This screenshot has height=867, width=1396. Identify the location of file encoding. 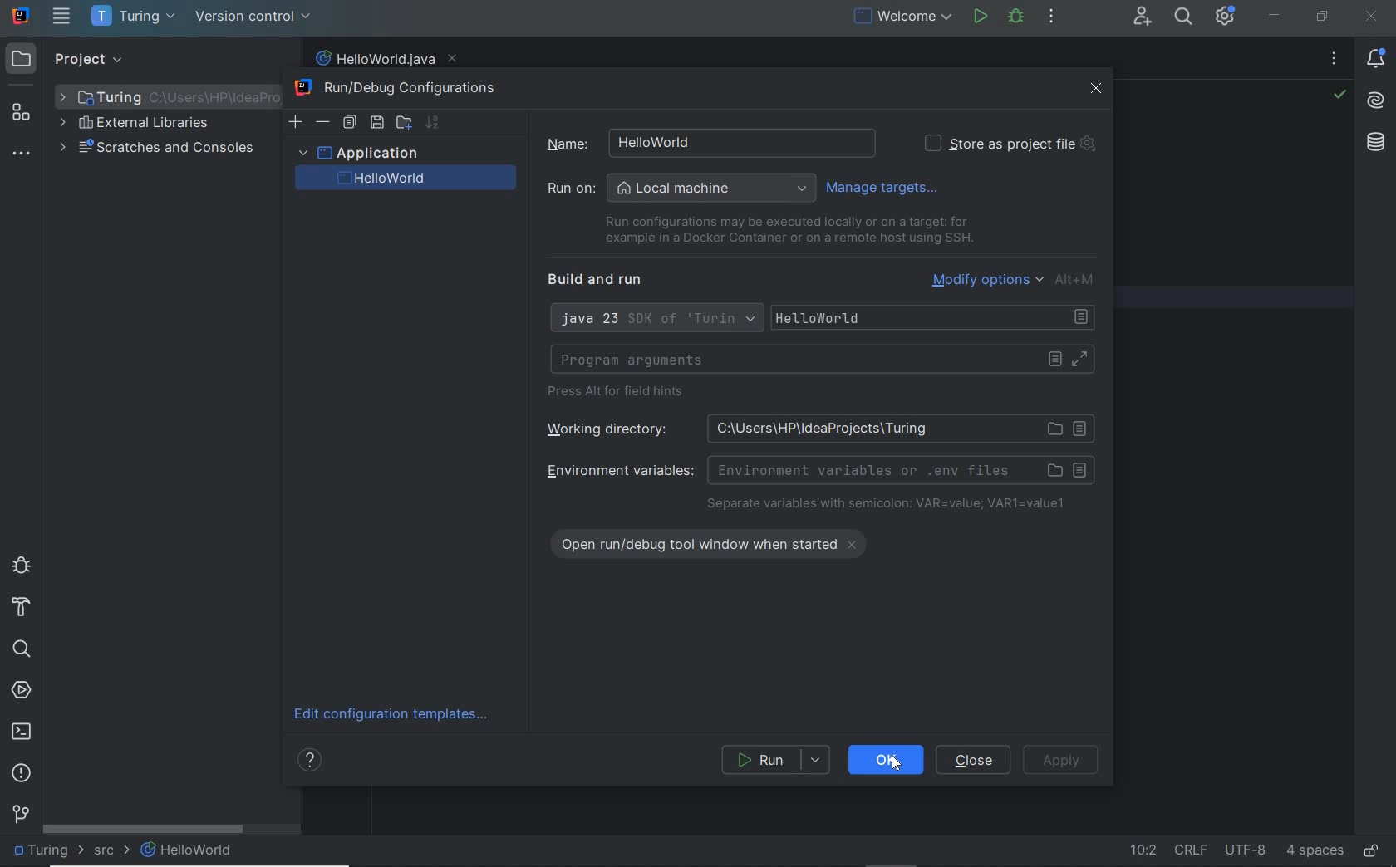
(1246, 850).